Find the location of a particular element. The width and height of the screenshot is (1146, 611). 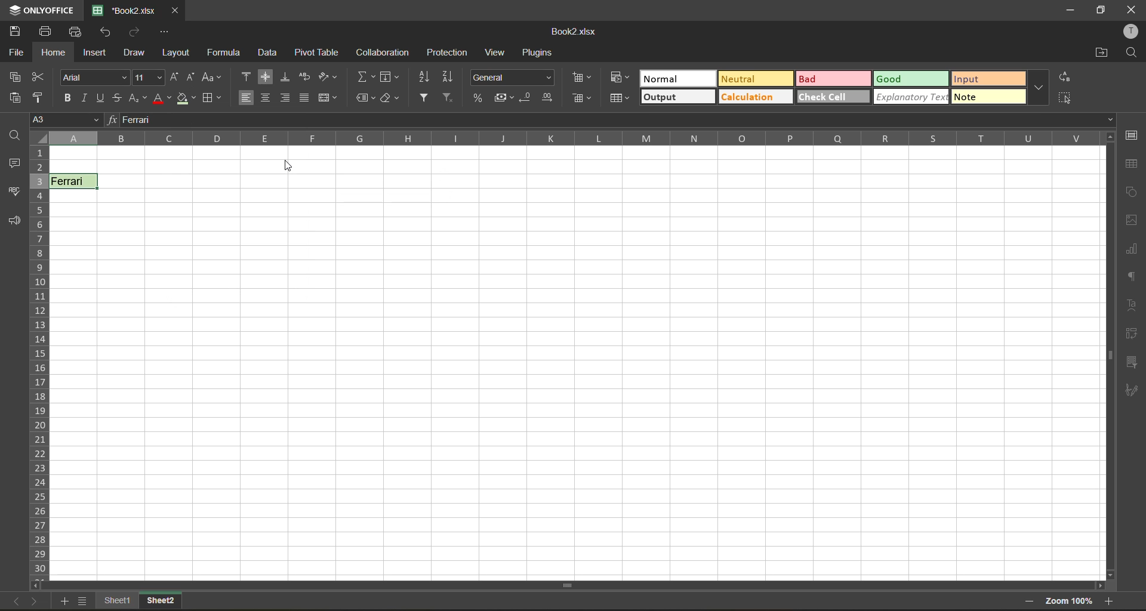

conditional formatting is located at coordinates (584, 79).